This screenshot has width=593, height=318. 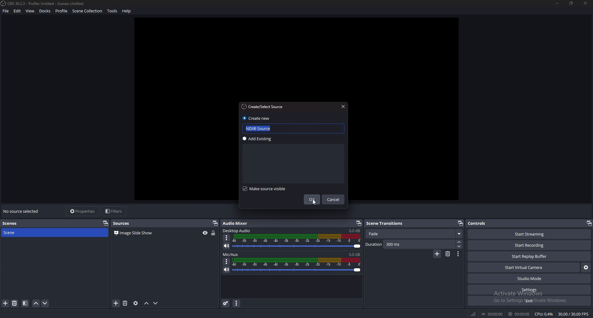 What do you see at coordinates (529, 256) in the screenshot?
I see `start replay buffer` at bounding box center [529, 256].